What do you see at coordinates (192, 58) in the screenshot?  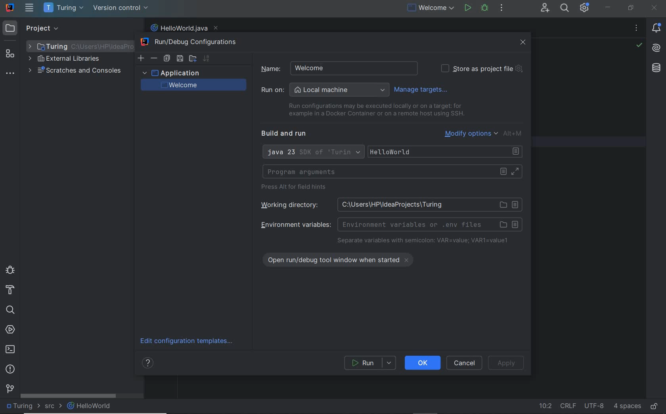 I see `CREATE NEW FOLDER` at bounding box center [192, 58].